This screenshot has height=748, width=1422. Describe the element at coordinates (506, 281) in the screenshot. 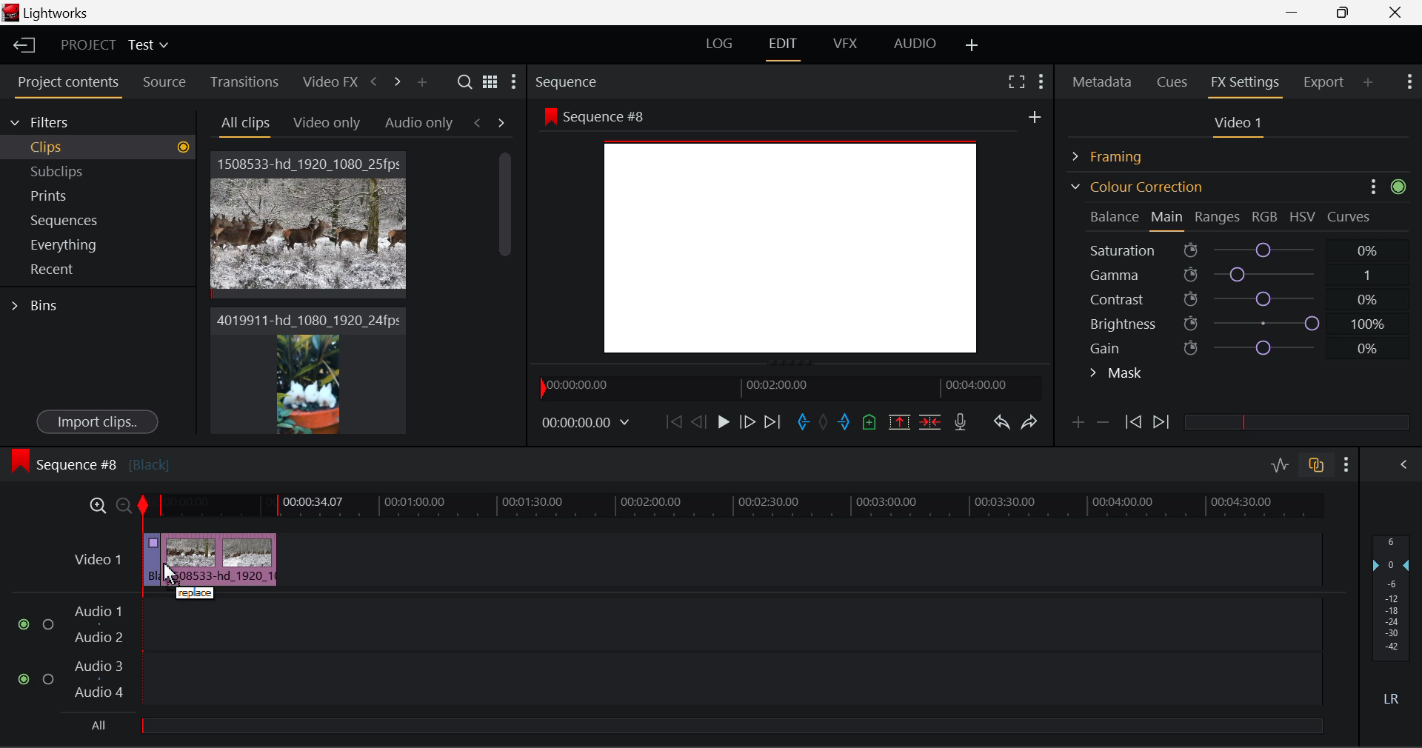

I see `Scroll Bar` at that location.